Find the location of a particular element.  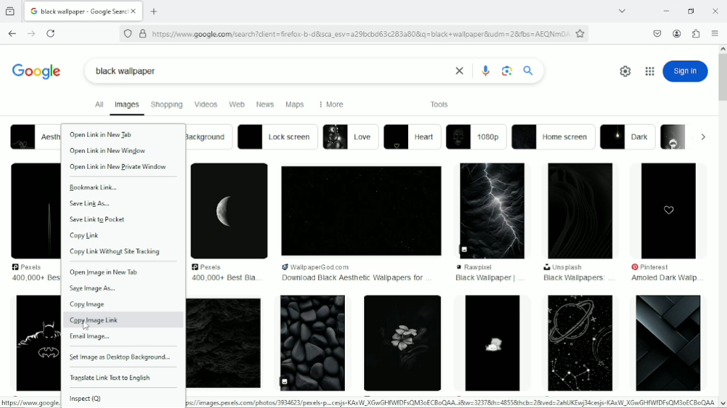

wallp apergod.com is located at coordinates (334, 266).